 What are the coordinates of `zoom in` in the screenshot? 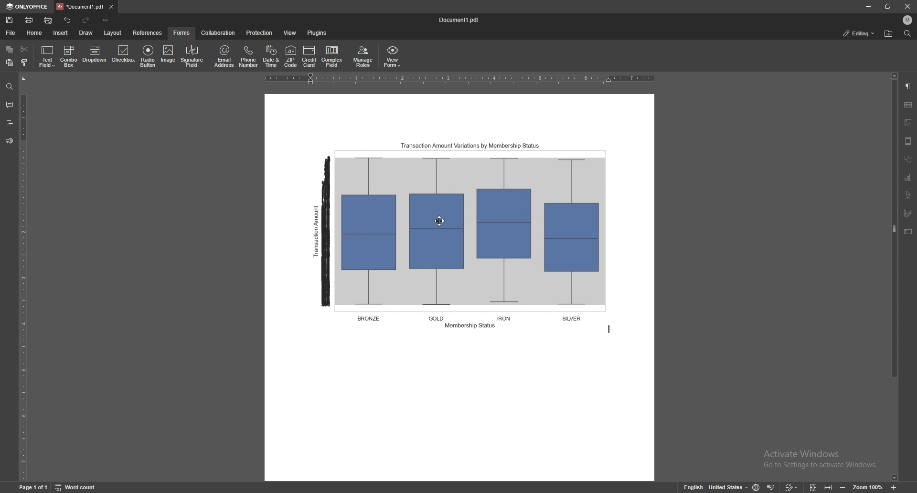 It's located at (893, 486).